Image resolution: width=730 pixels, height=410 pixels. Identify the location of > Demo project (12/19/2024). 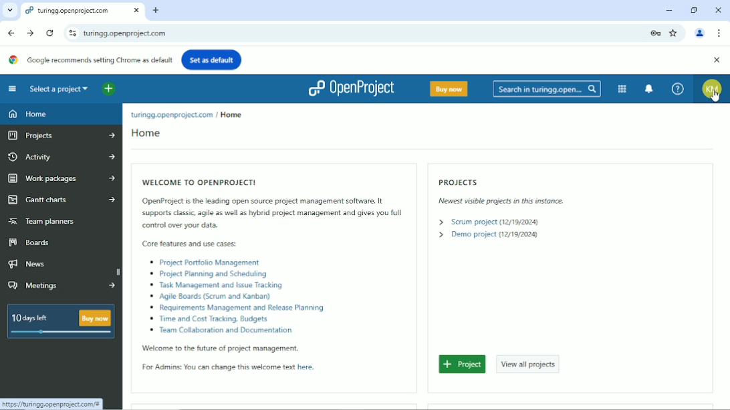
(486, 235).